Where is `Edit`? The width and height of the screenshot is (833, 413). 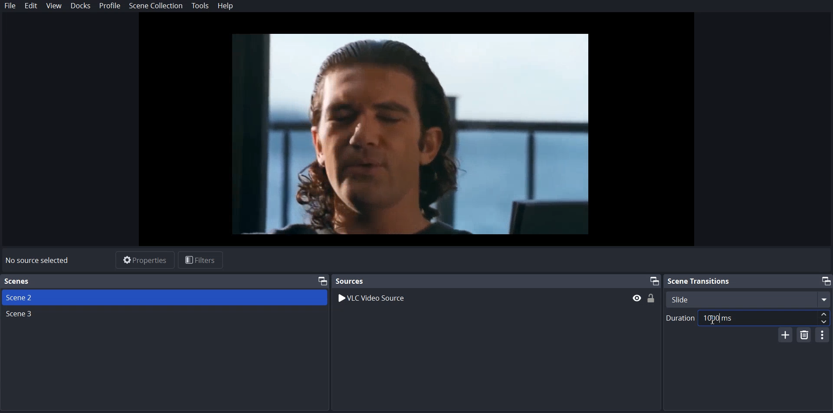
Edit is located at coordinates (31, 6).